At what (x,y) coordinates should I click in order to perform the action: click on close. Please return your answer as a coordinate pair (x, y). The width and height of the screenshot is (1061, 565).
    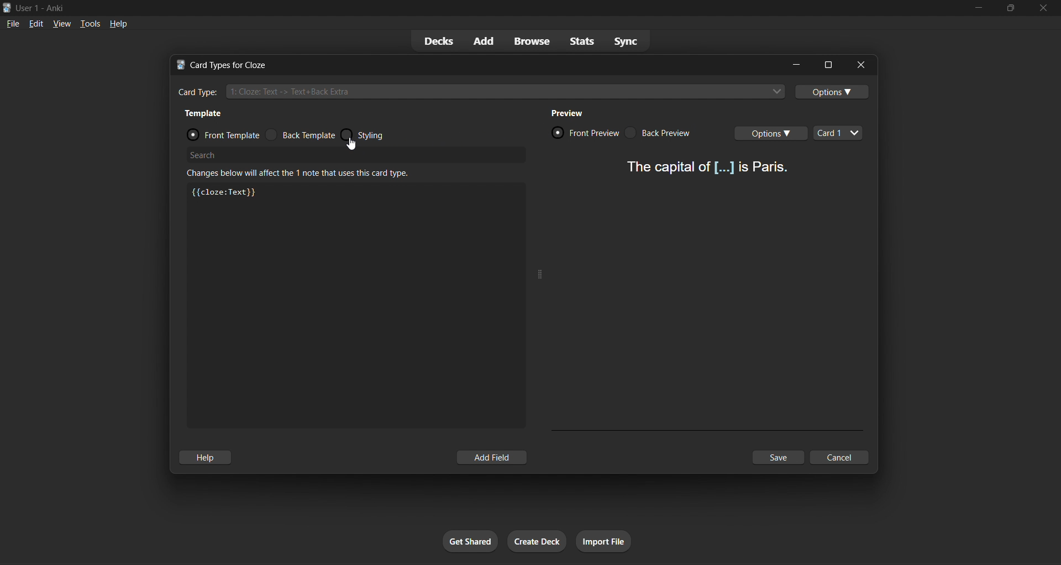
    Looking at the image, I should click on (856, 65).